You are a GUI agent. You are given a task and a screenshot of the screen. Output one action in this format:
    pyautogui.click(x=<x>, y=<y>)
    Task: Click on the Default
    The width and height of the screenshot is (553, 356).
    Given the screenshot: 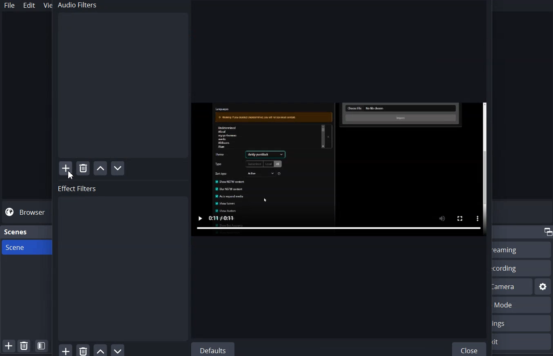 What is the action you would take?
    pyautogui.click(x=212, y=349)
    